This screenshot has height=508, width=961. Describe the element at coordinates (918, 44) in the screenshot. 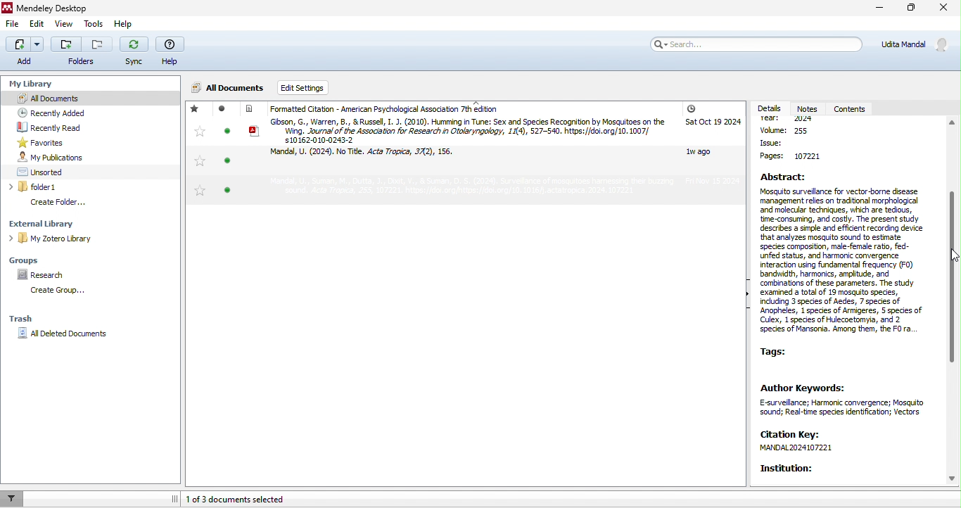

I see `Udita Mandal` at that location.